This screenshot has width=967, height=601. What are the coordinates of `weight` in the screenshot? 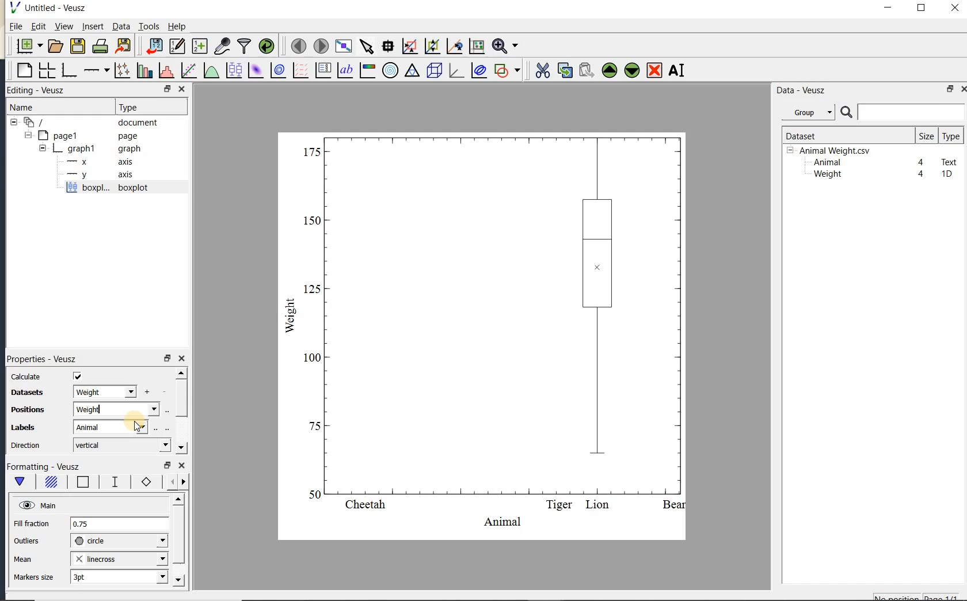 It's located at (106, 392).